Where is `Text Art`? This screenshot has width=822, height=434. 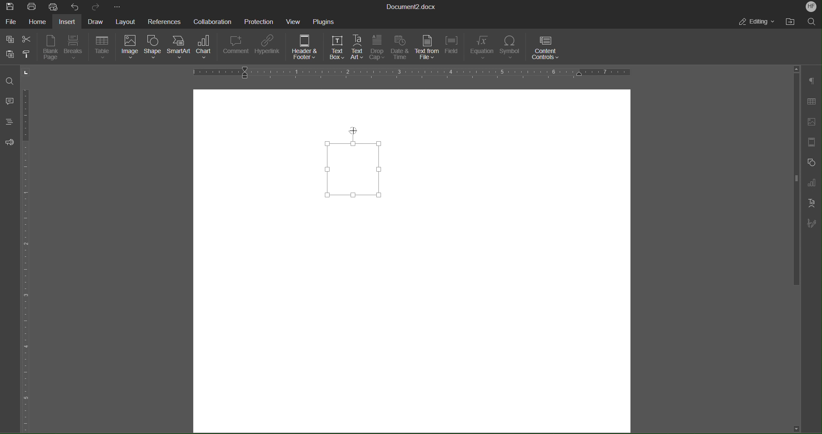
Text Art is located at coordinates (358, 48).